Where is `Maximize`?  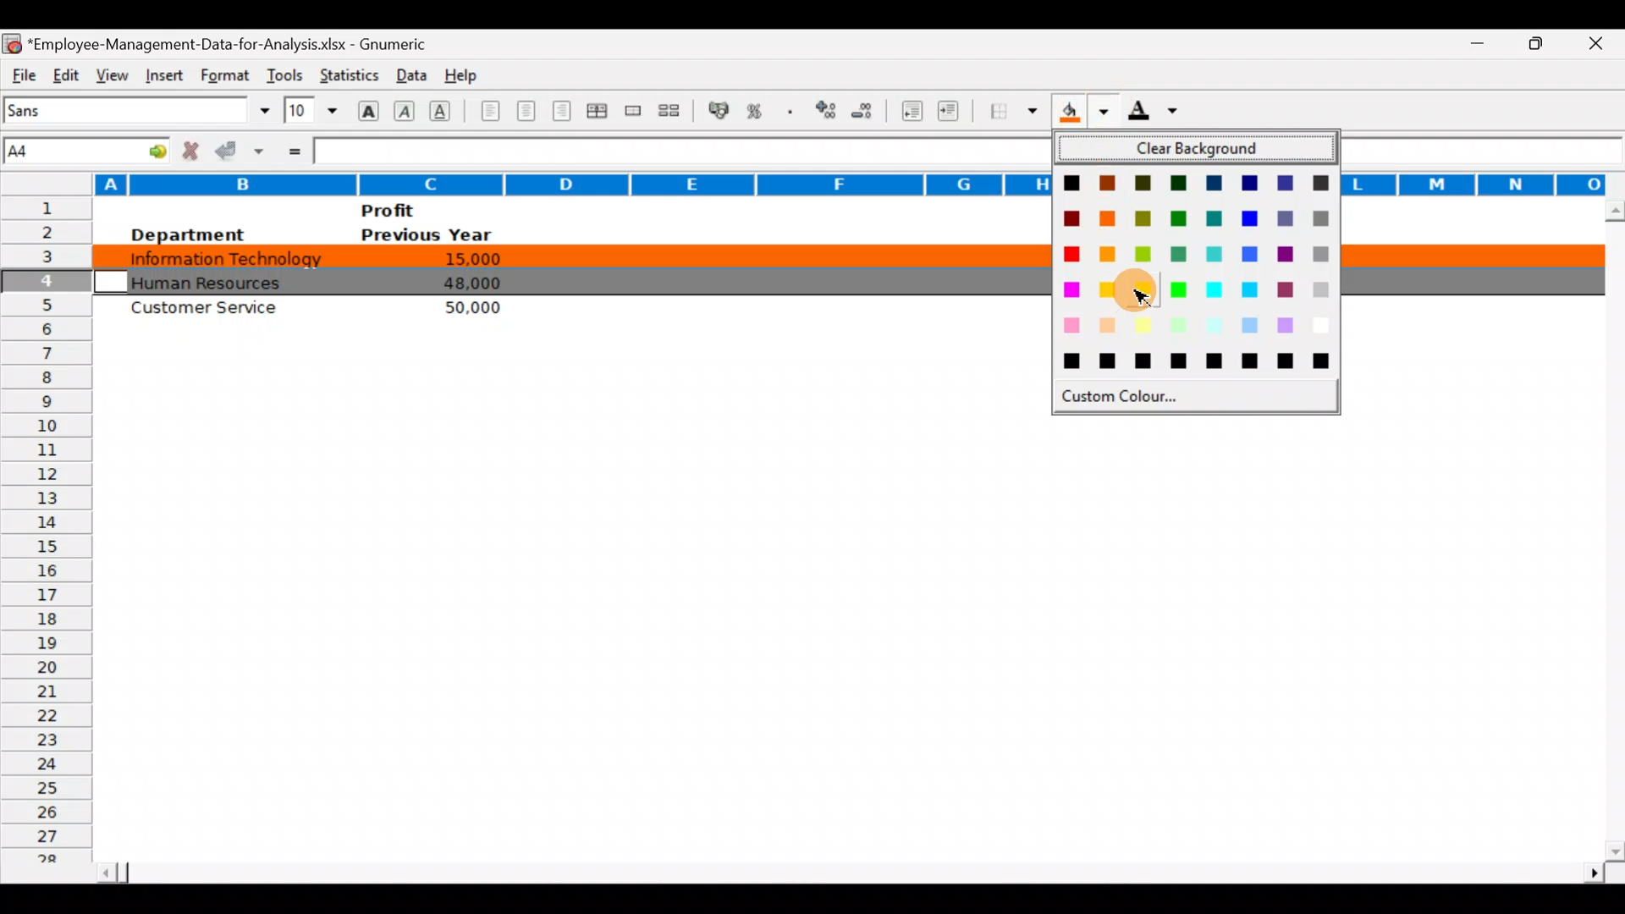 Maximize is located at coordinates (1543, 41).